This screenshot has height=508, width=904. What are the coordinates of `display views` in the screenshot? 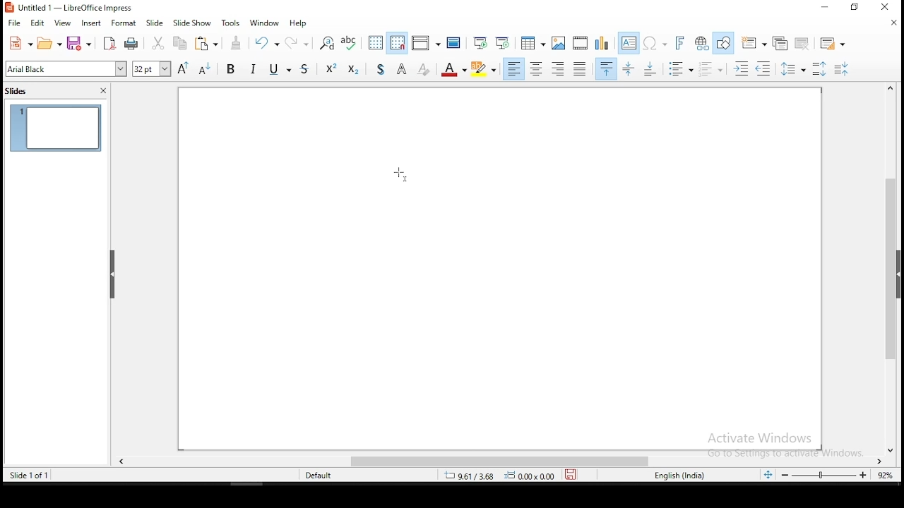 It's located at (426, 42).